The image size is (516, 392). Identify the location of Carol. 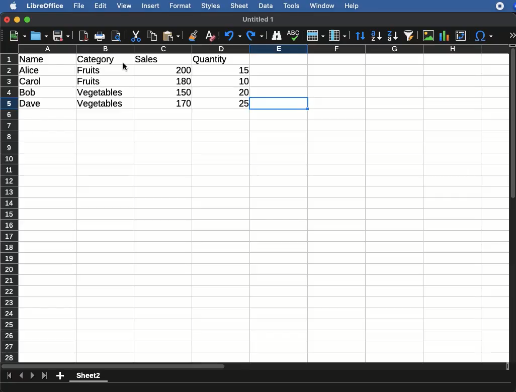
(39, 82).